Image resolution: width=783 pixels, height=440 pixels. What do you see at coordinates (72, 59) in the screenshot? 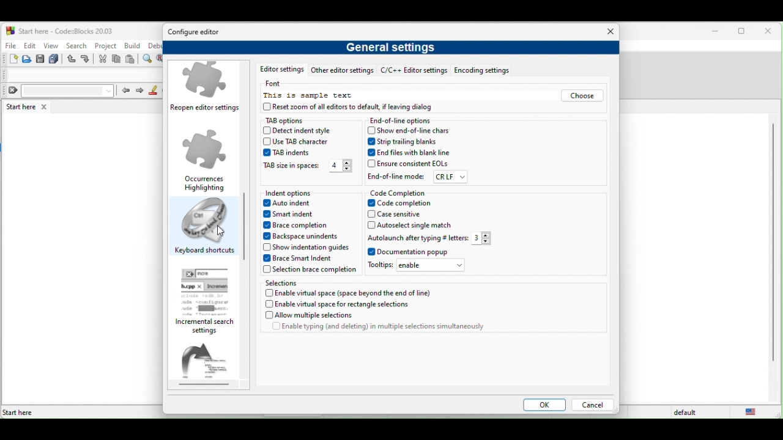
I see `undo` at bounding box center [72, 59].